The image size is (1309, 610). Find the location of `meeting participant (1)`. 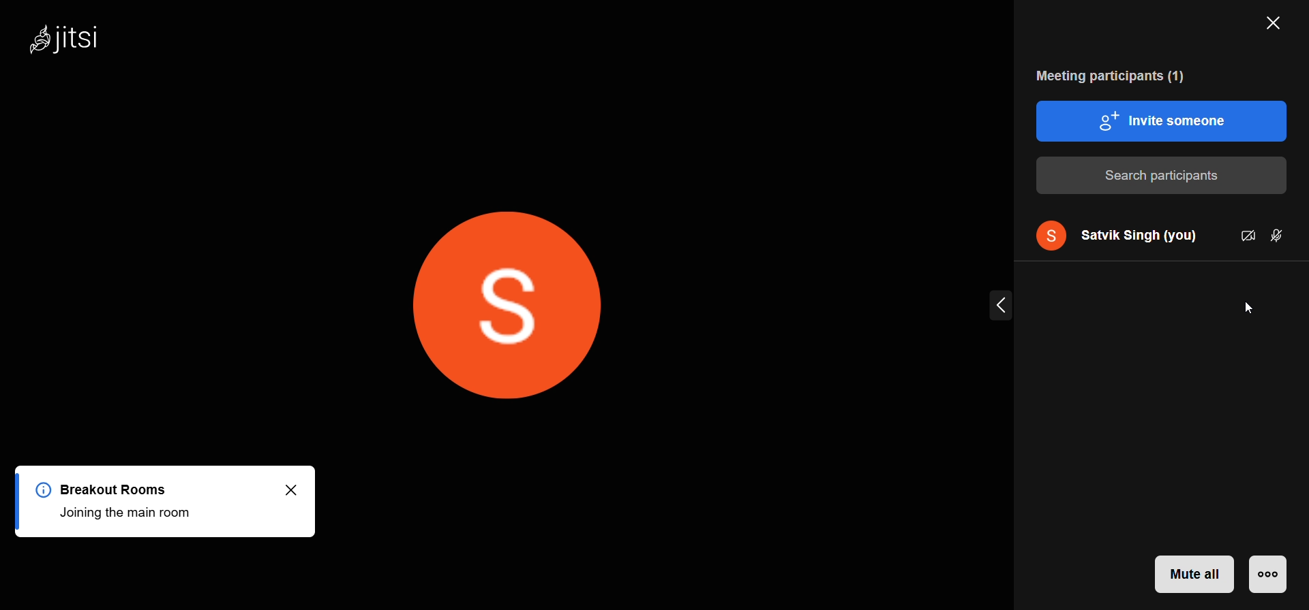

meeting participant (1) is located at coordinates (1122, 74).